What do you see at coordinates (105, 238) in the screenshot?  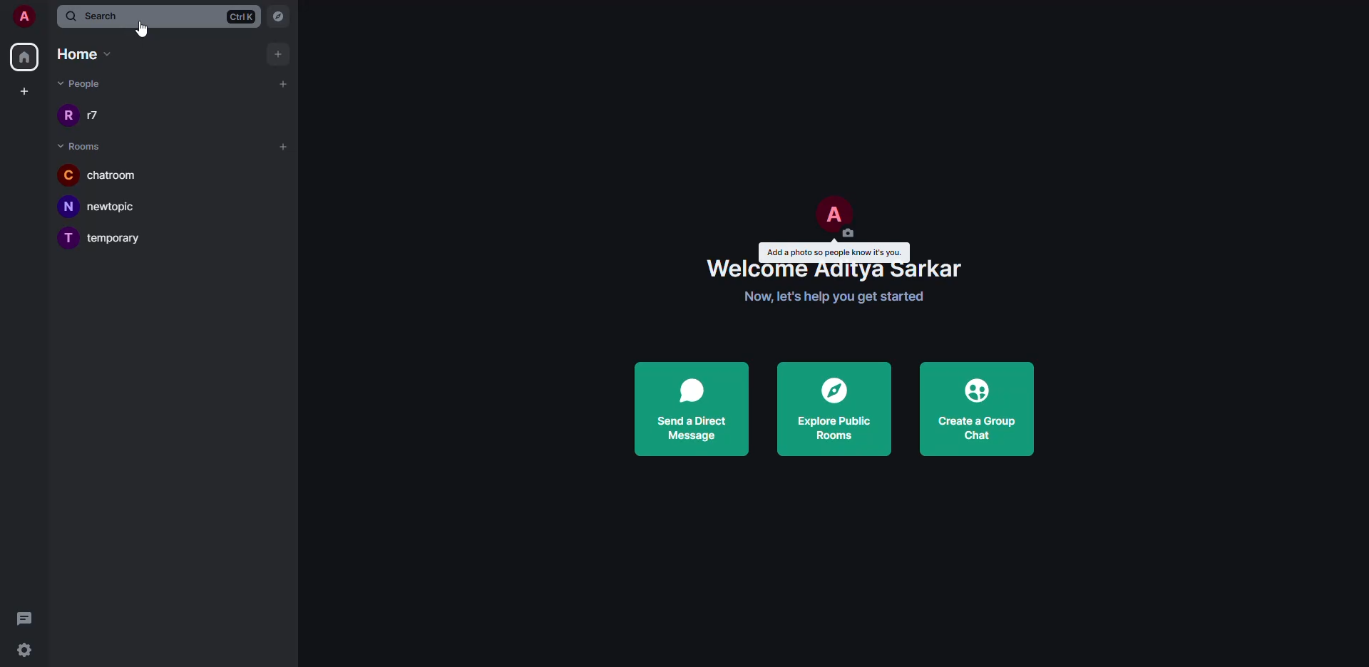 I see `room` at bounding box center [105, 238].